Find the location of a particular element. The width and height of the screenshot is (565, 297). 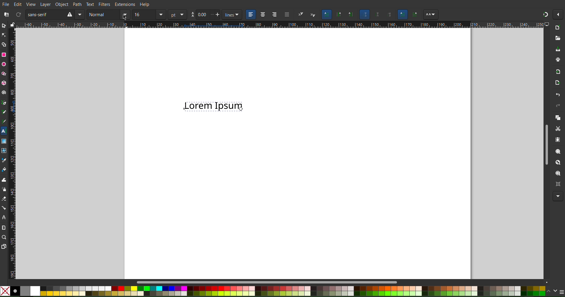

Redo is located at coordinates (557, 107).